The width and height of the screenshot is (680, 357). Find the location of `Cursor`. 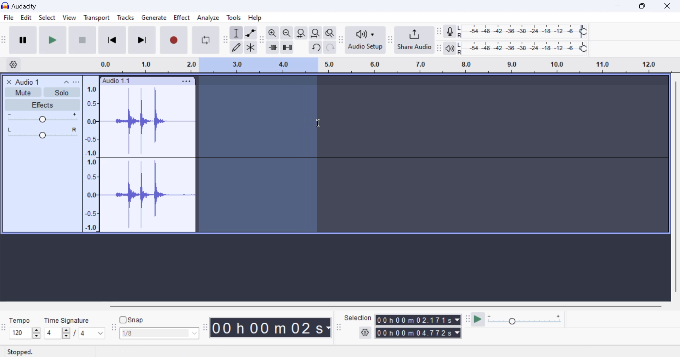

Cursor is located at coordinates (318, 123).